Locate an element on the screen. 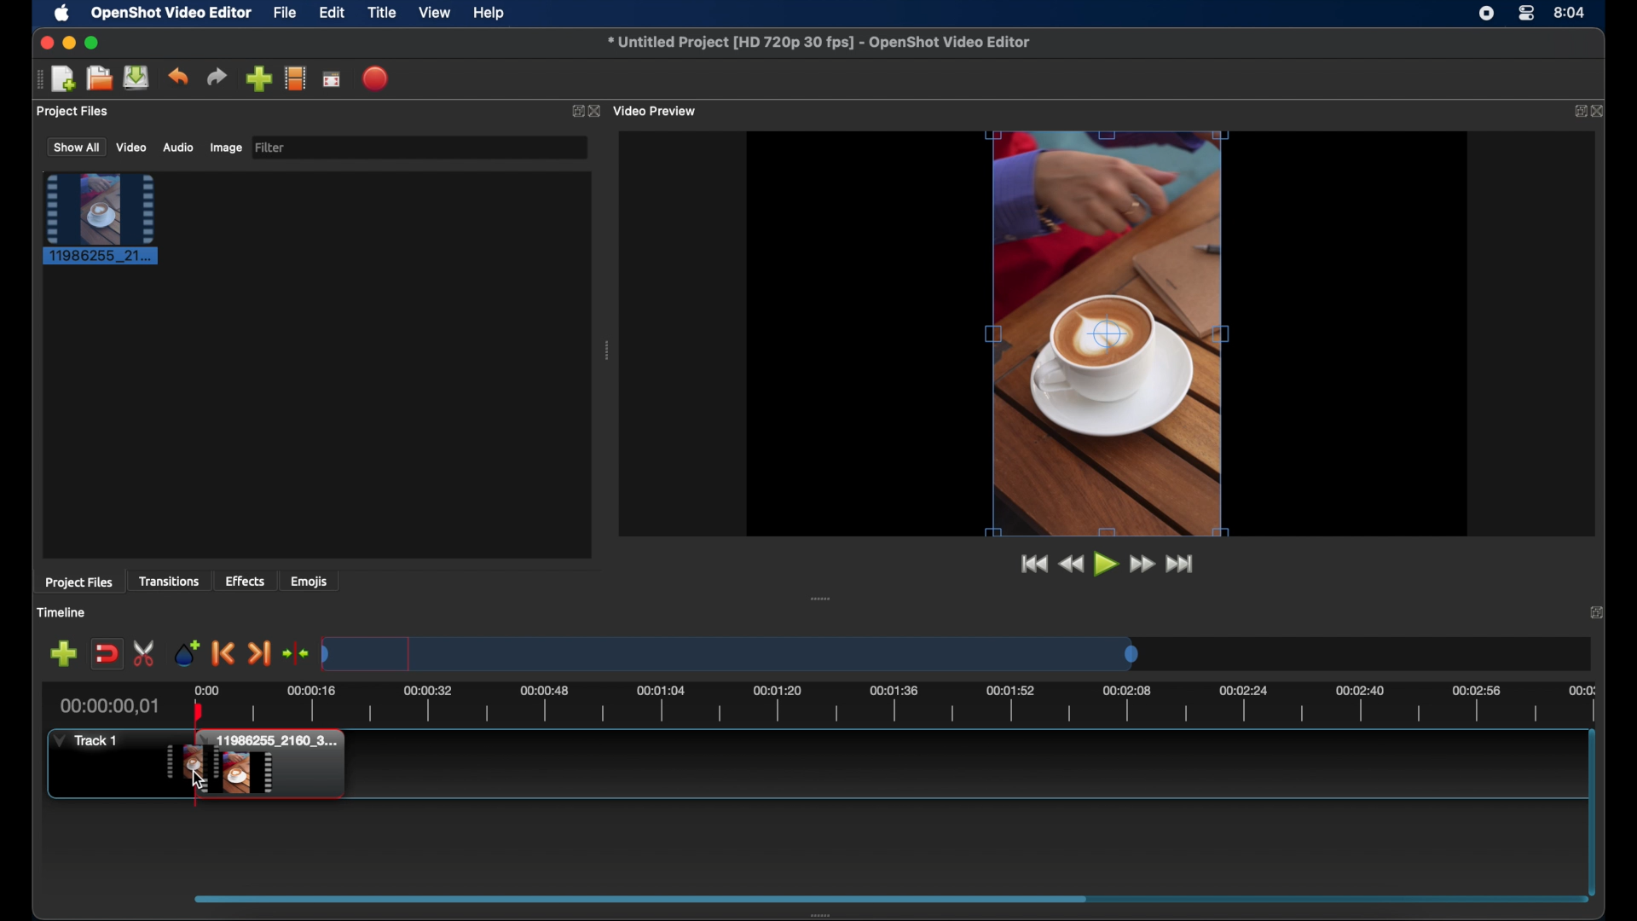 This screenshot has height=921, width=1637. image is located at coordinates (225, 148).